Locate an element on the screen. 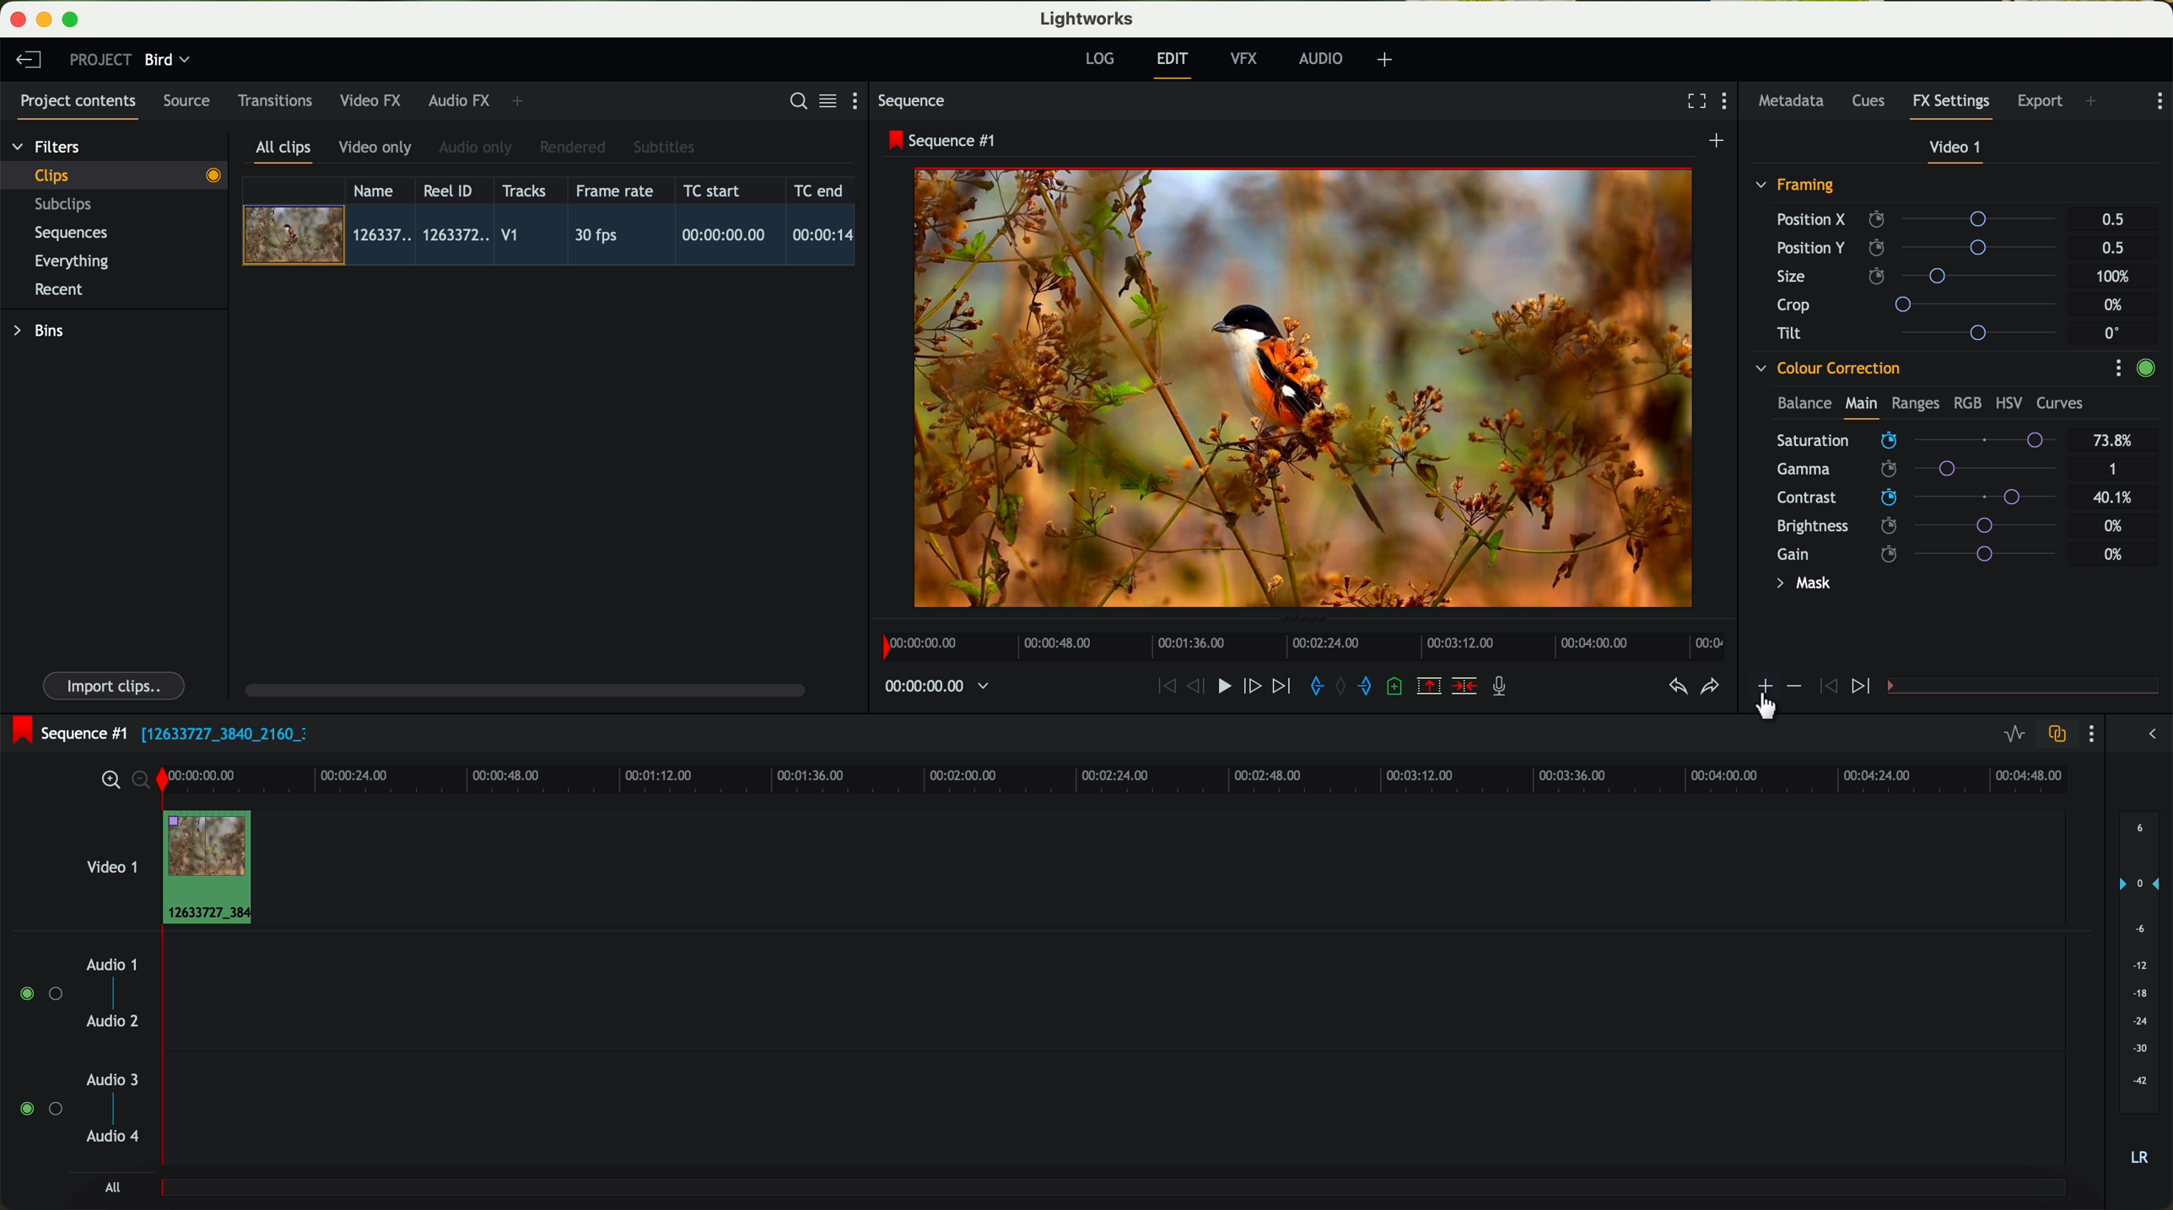  0% is located at coordinates (2114, 524).